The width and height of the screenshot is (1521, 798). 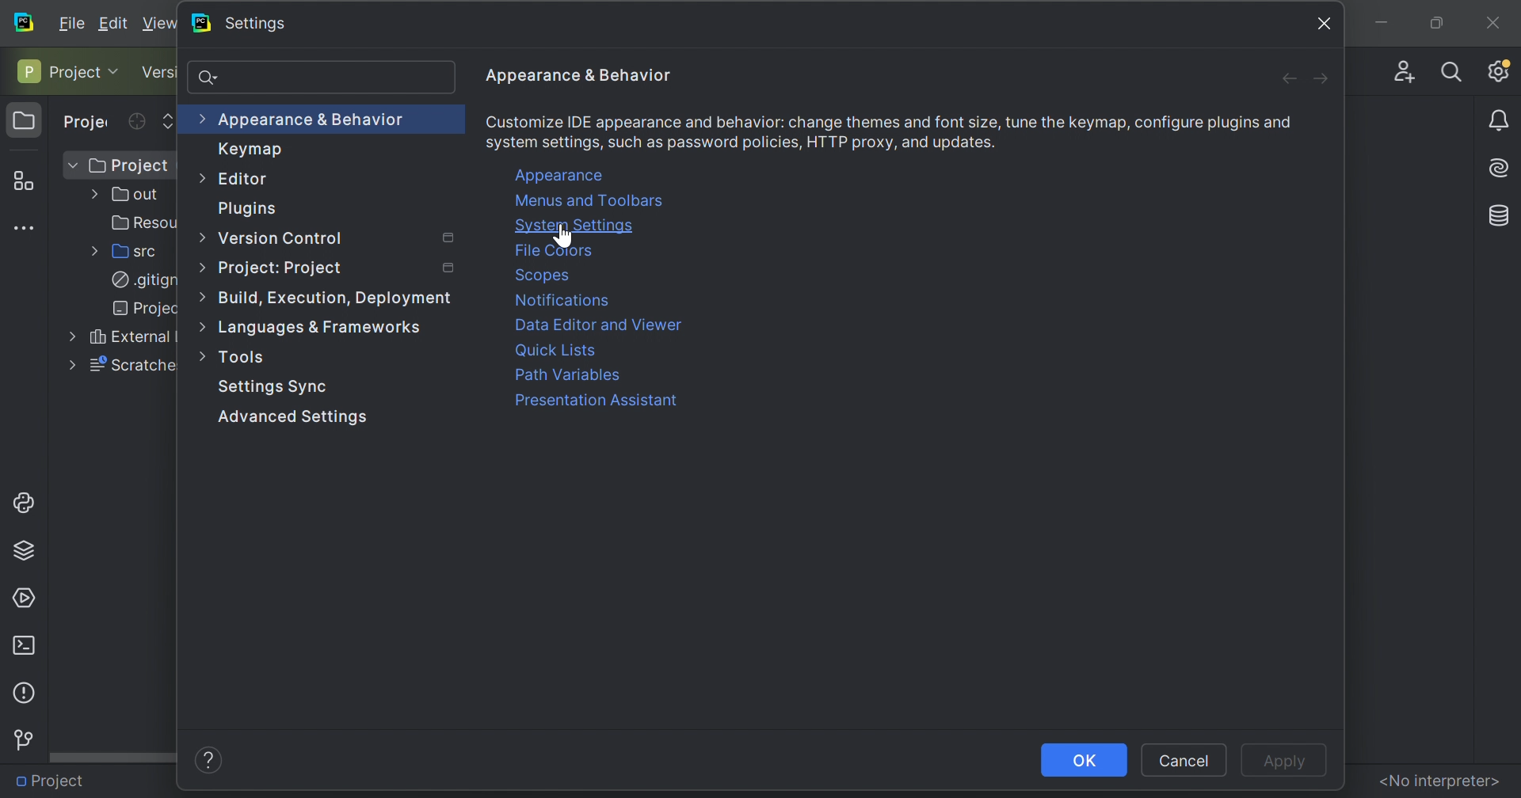 I want to click on More, so click(x=90, y=196).